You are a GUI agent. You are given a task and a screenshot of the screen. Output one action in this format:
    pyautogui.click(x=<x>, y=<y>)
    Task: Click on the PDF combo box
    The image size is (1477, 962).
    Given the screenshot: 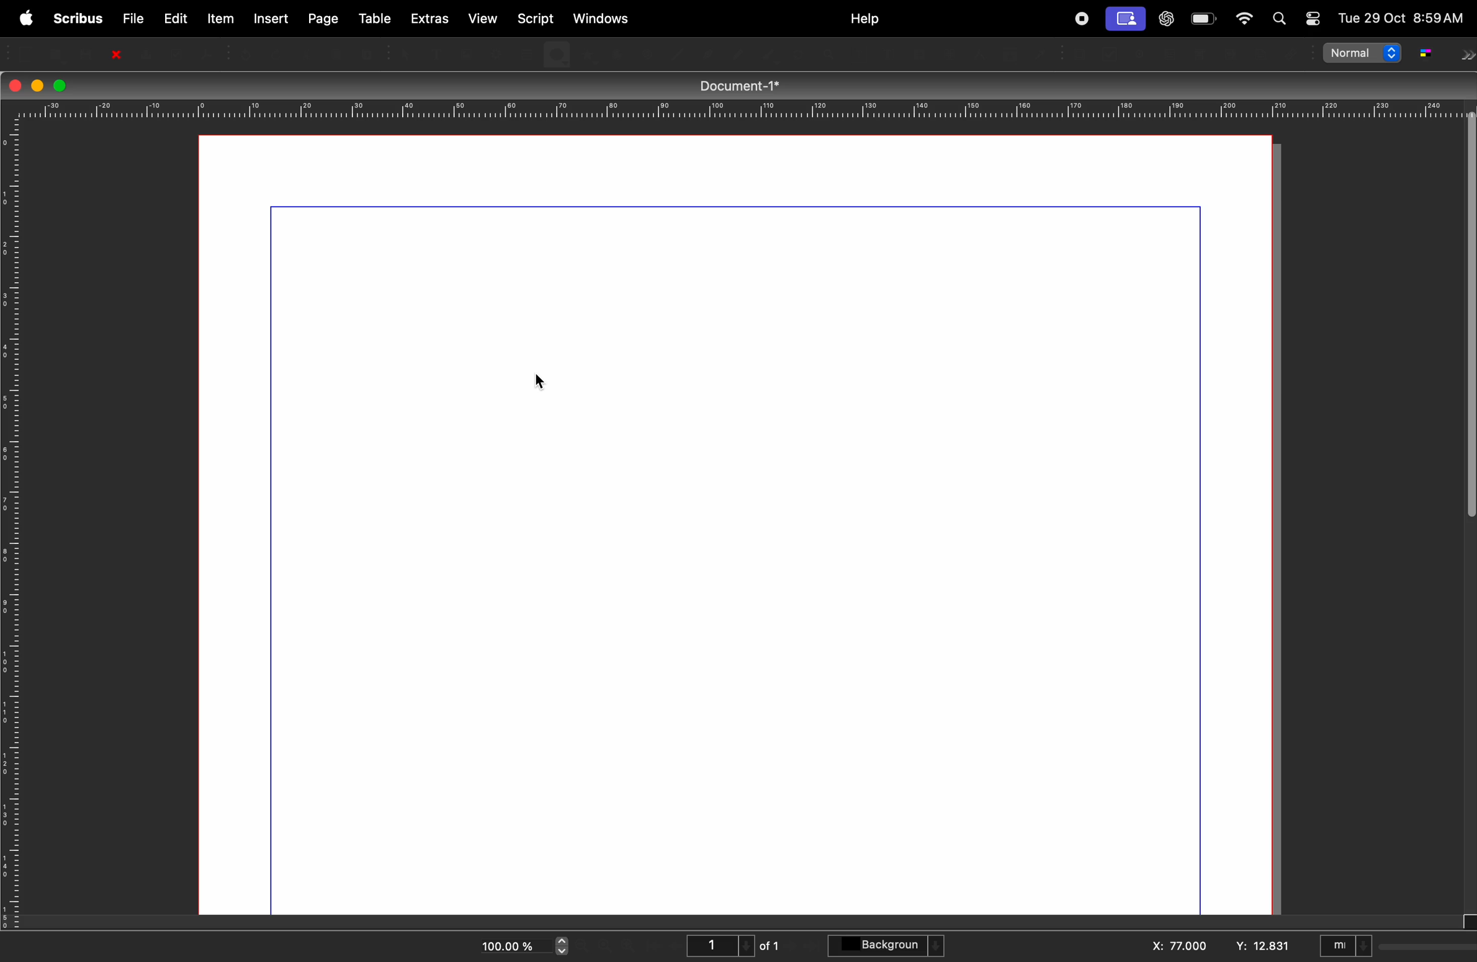 What is the action you would take?
    pyautogui.click(x=1202, y=54)
    